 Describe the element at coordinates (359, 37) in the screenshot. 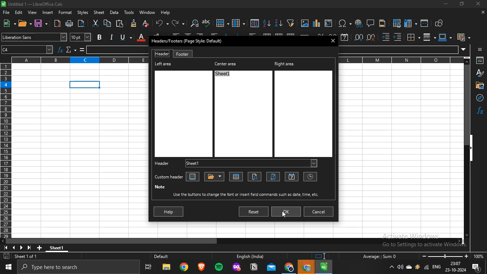

I see `add decimal place` at that location.